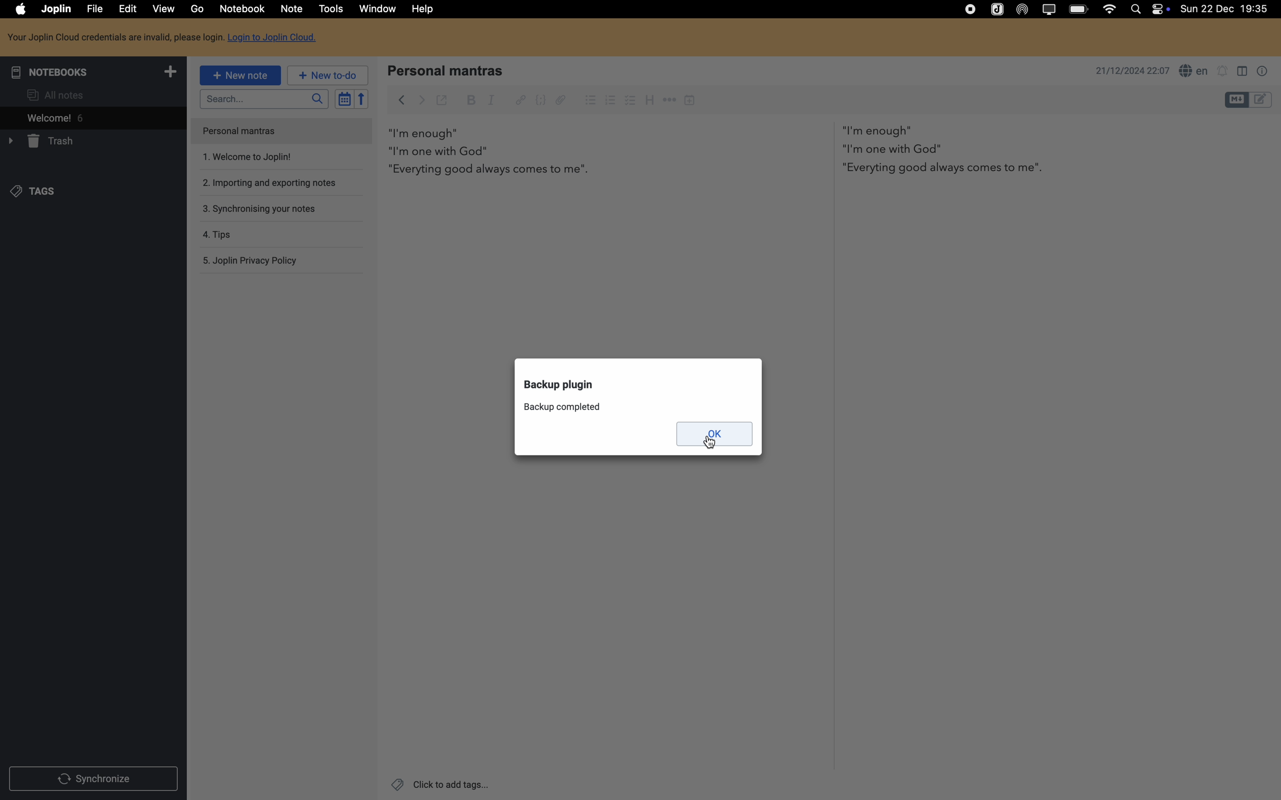  I want to click on click on create backup, so click(407, 99).